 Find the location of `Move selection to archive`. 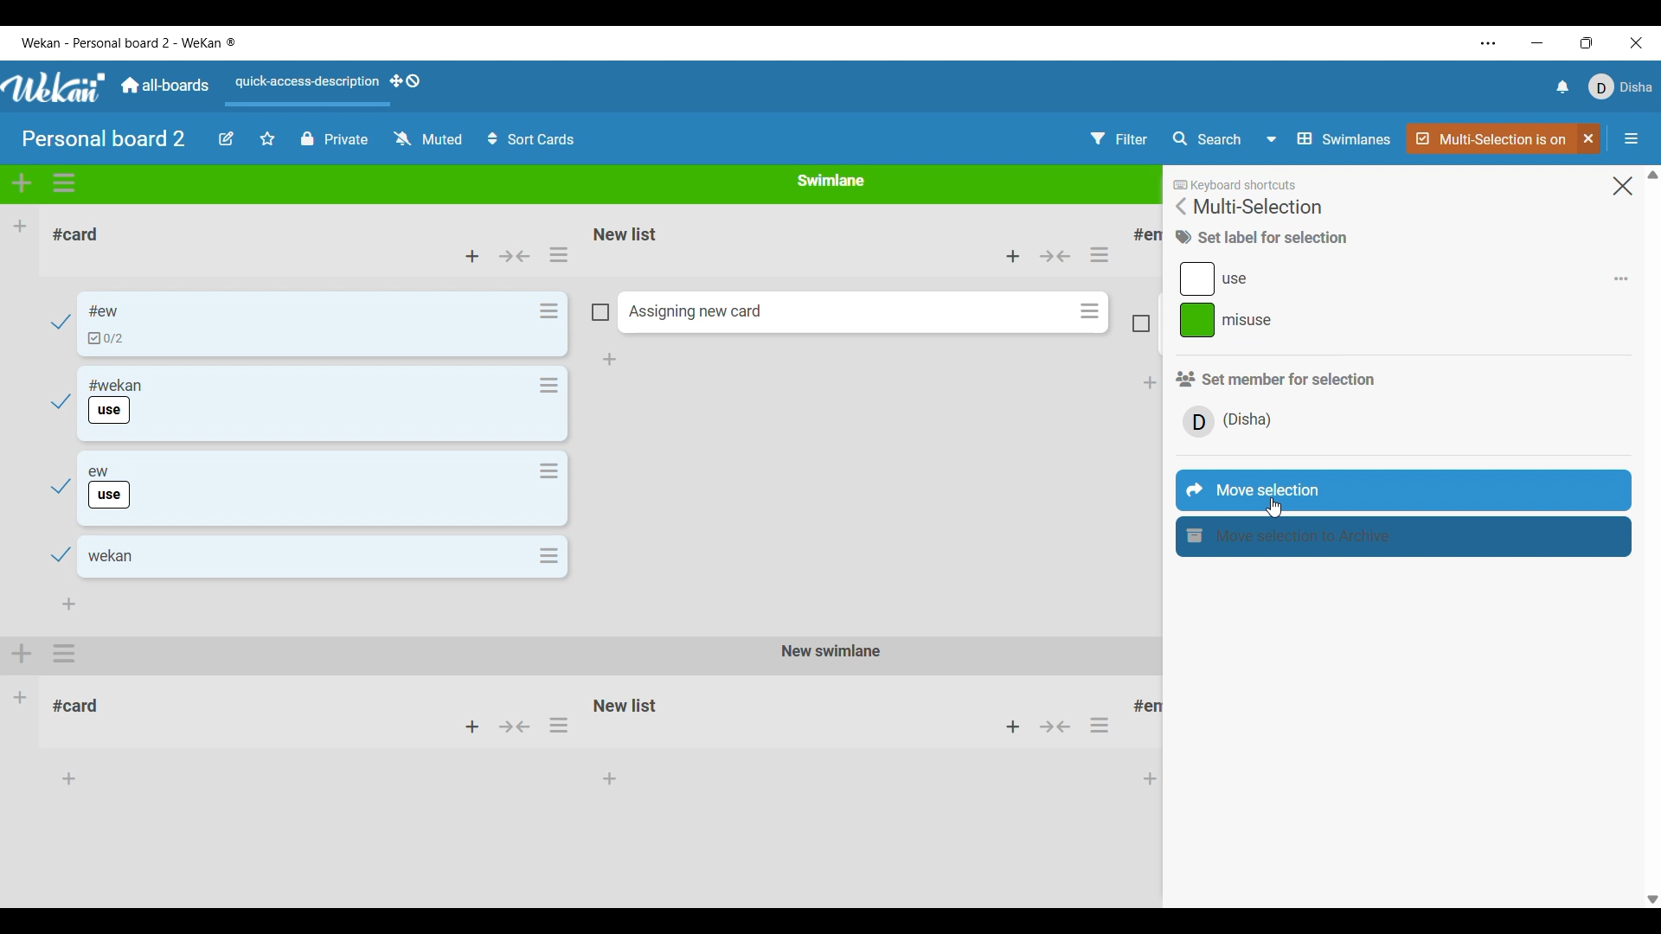

Move selection to archive is located at coordinates (1403, 537).